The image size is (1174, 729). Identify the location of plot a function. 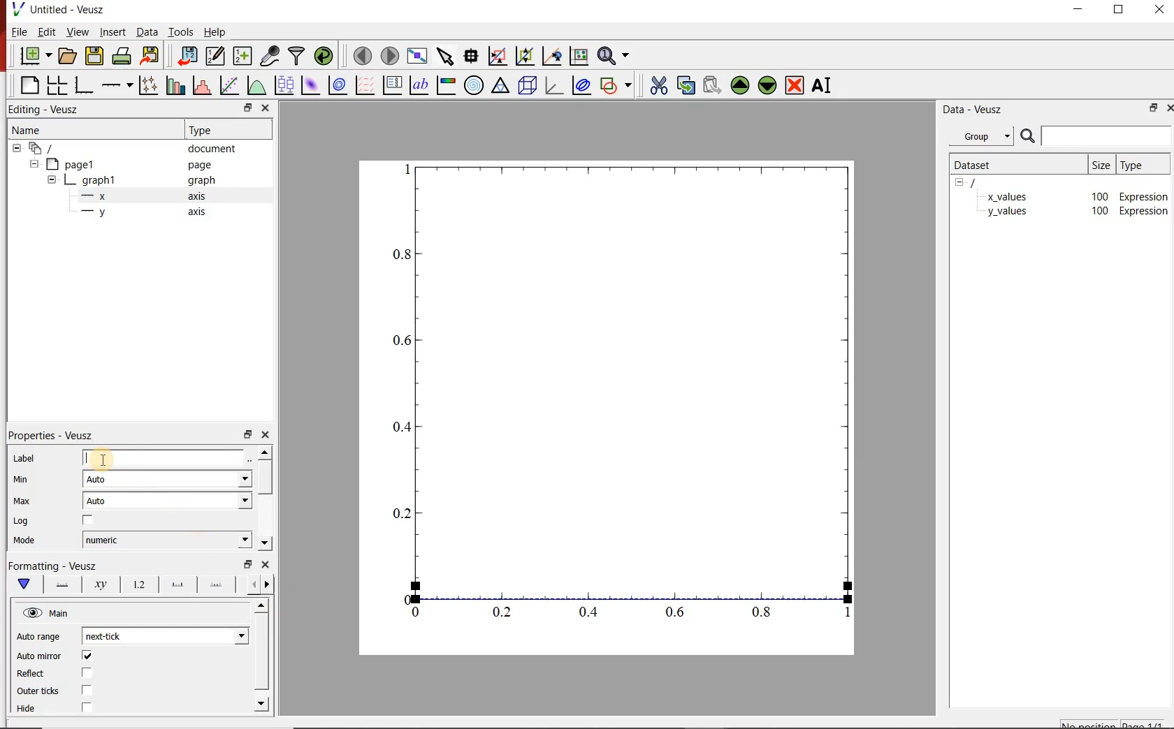
(254, 84).